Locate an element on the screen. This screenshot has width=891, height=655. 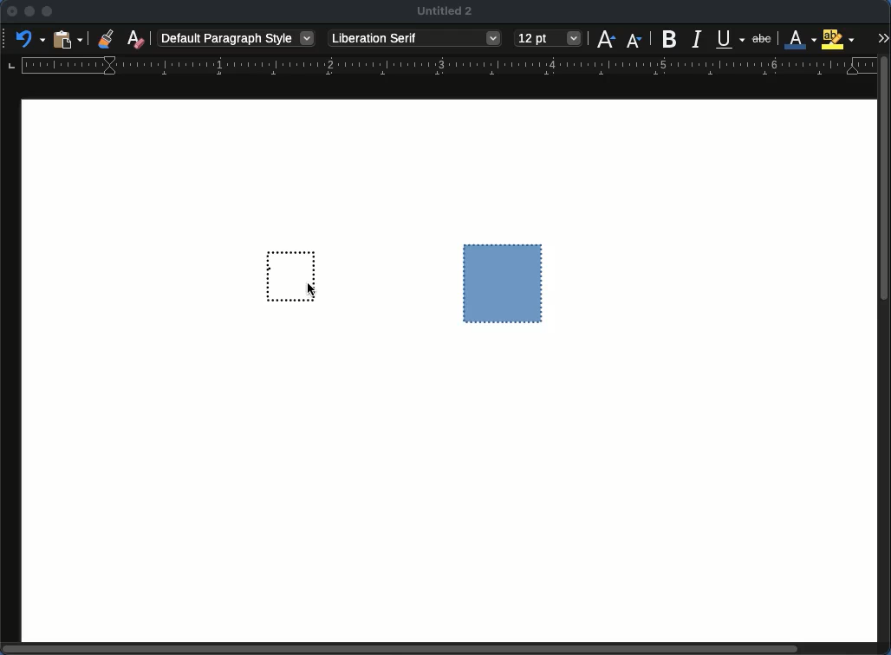
Liberation serif - font is located at coordinates (414, 39).